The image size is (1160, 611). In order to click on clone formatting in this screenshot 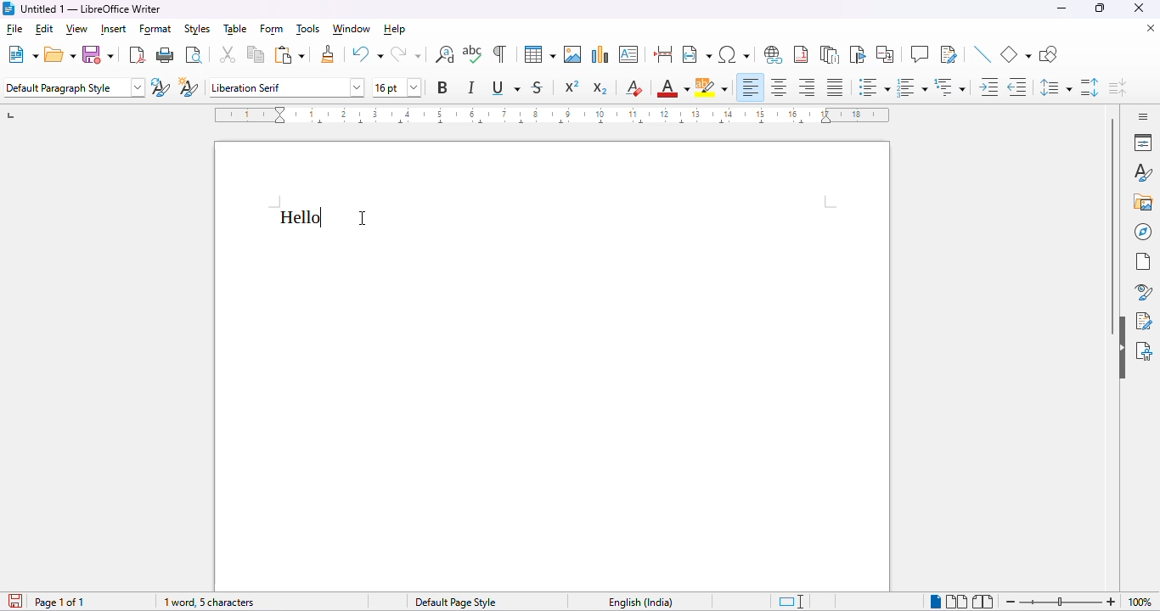, I will do `click(329, 54)`.